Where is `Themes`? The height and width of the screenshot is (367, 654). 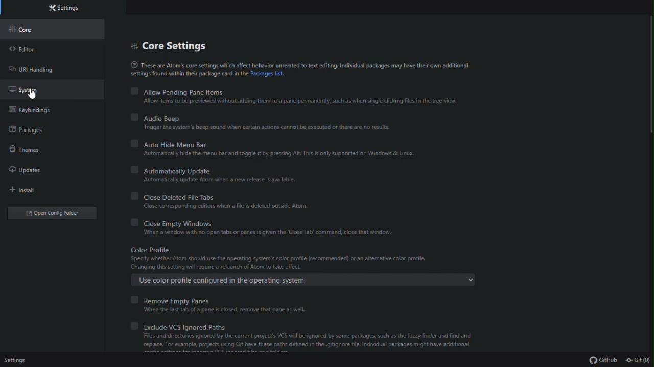 Themes is located at coordinates (54, 149).